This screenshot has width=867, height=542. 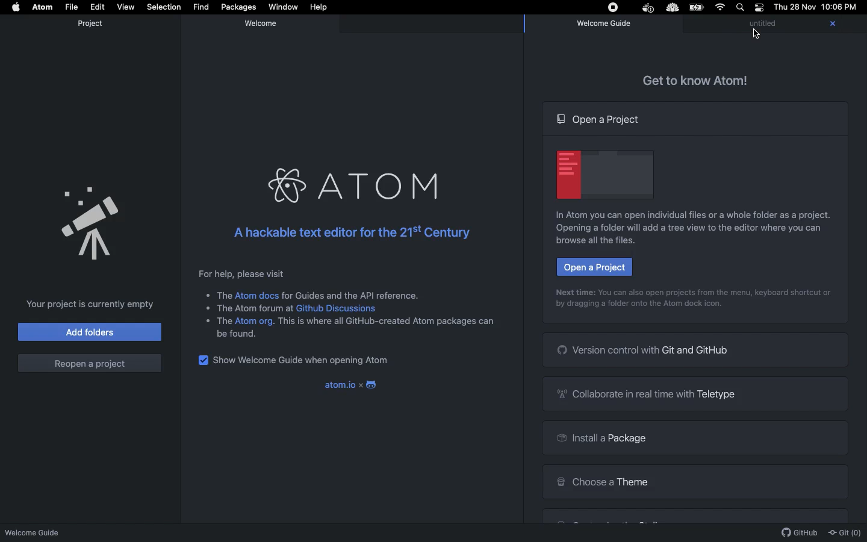 What do you see at coordinates (307, 360) in the screenshot?
I see `Show welcome guide when opening Atom` at bounding box center [307, 360].